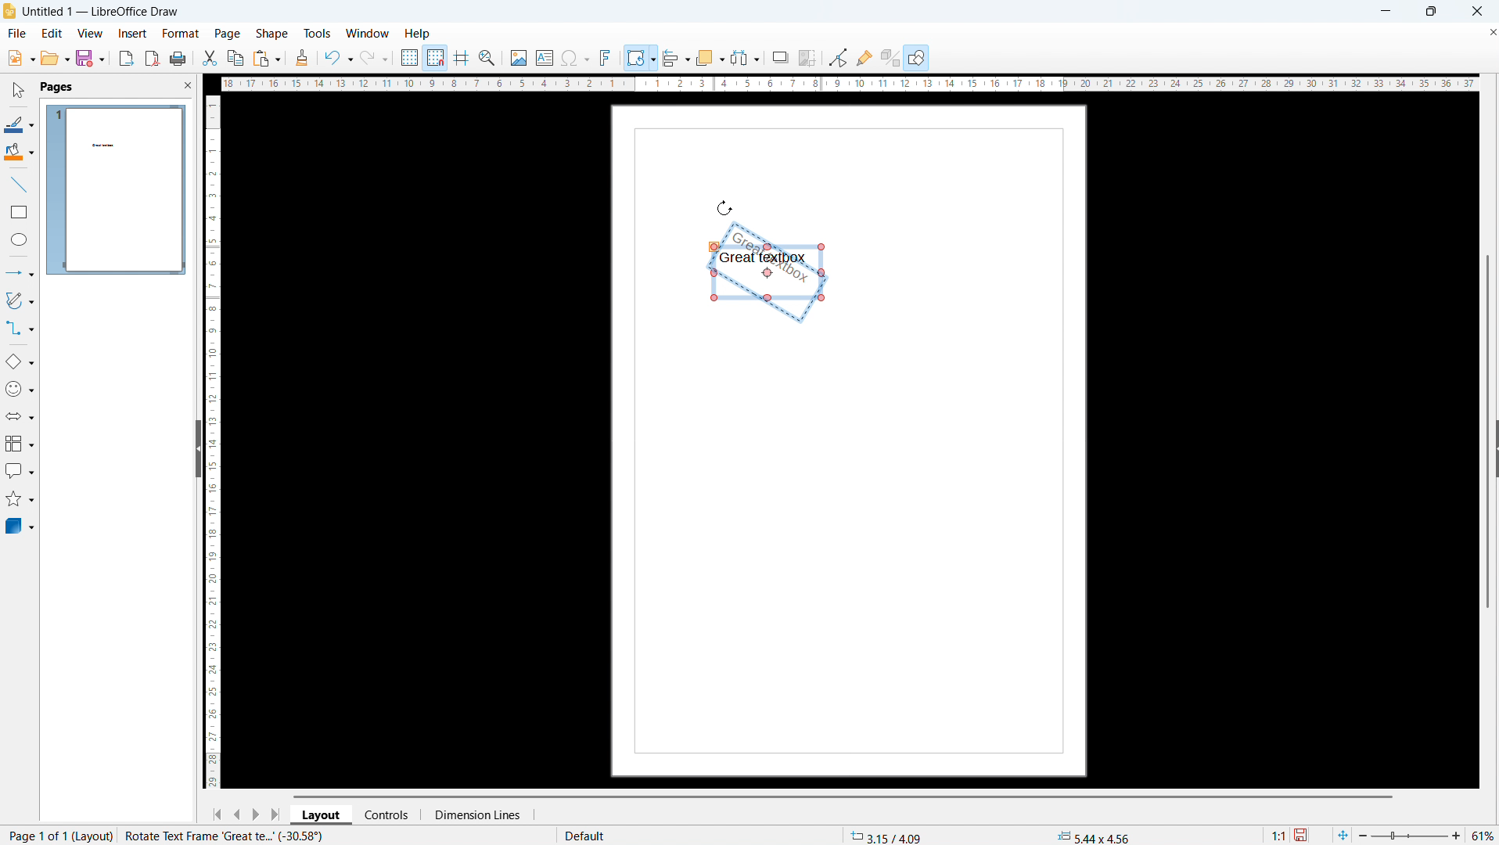 The image size is (1499, 845). What do you see at coordinates (235, 57) in the screenshot?
I see `copy` at bounding box center [235, 57].